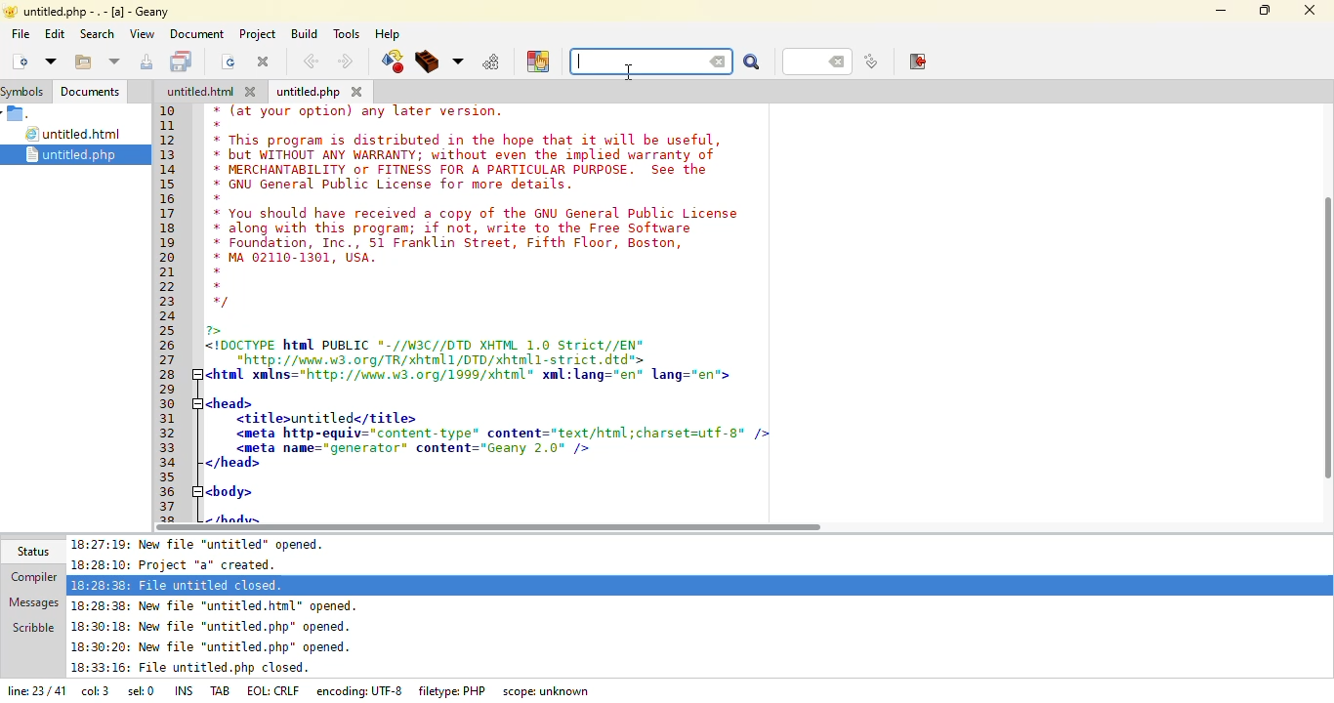 The height and width of the screenshot is (703, 1334). What do you see at coordinates (363, 690) in the screenshot?
I see `encoding: utf-8` at bounding box center [363, 690].